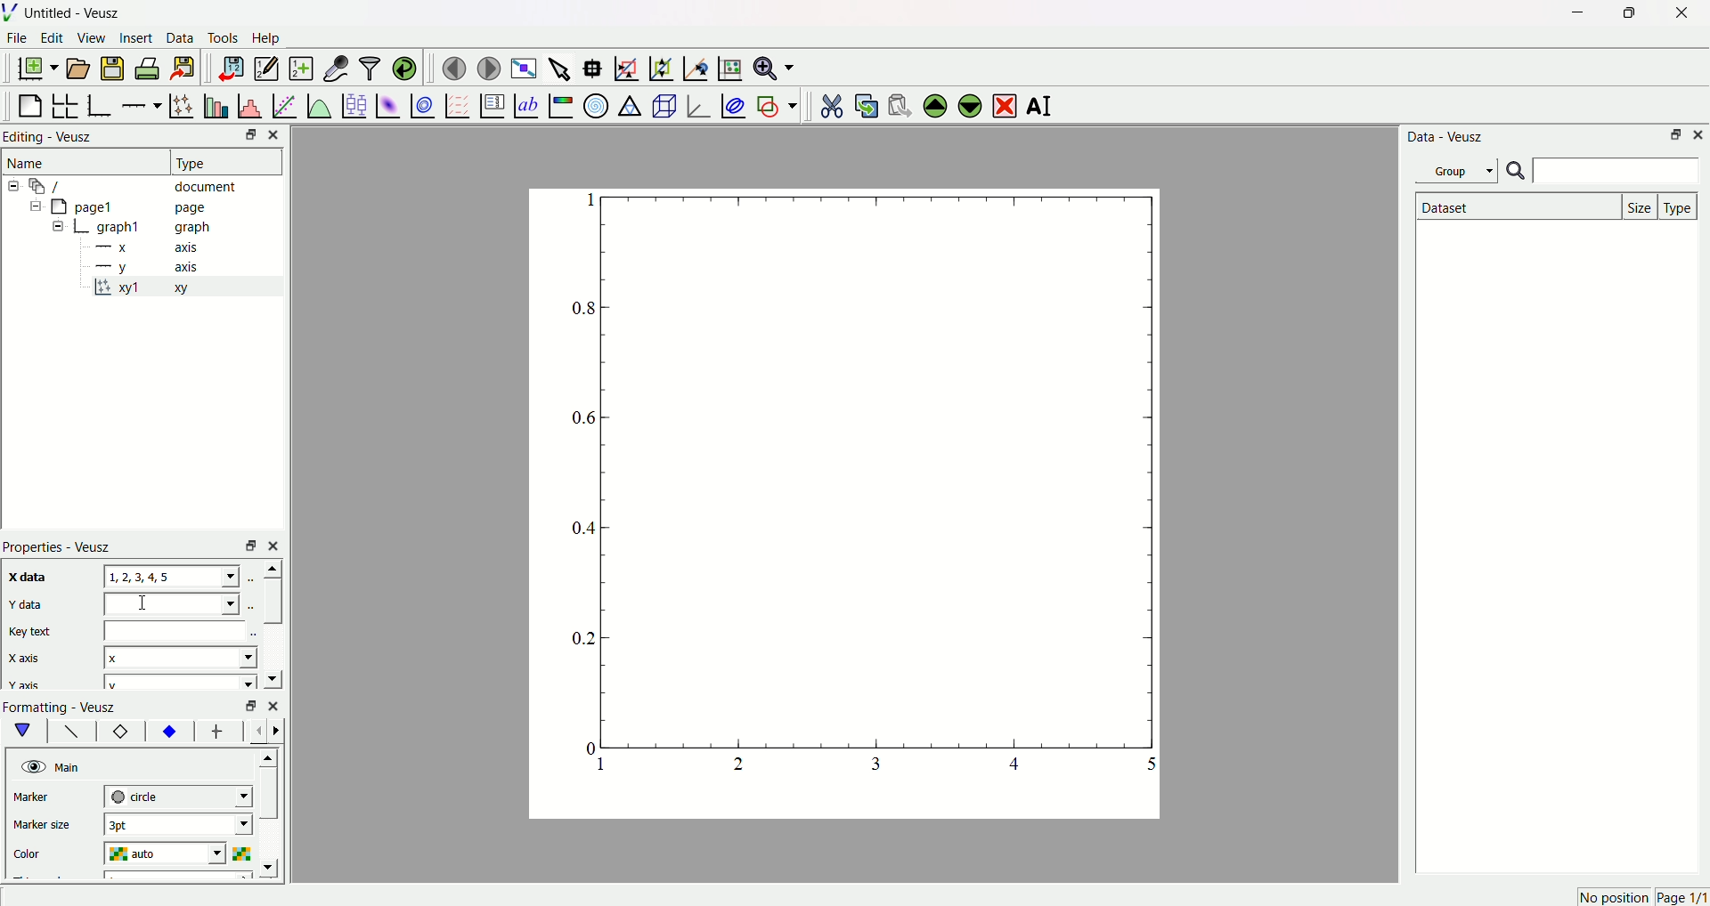  I want to click on border fill, so click(168, 731).